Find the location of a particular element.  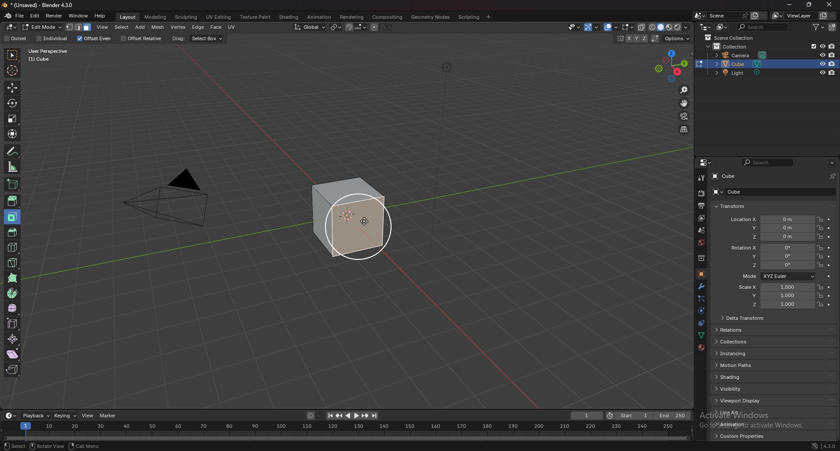

proportional editing falloff is located at coordinates (386, 27).